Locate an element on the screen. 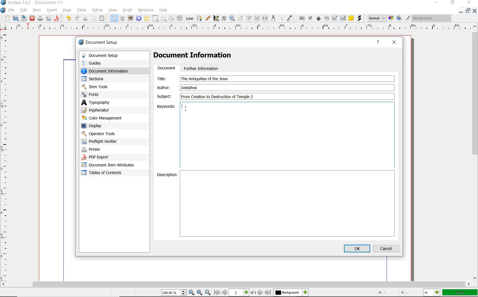 The width and height of the screenshot is (478, 297). Keywords is located at coordinates (164, 106).